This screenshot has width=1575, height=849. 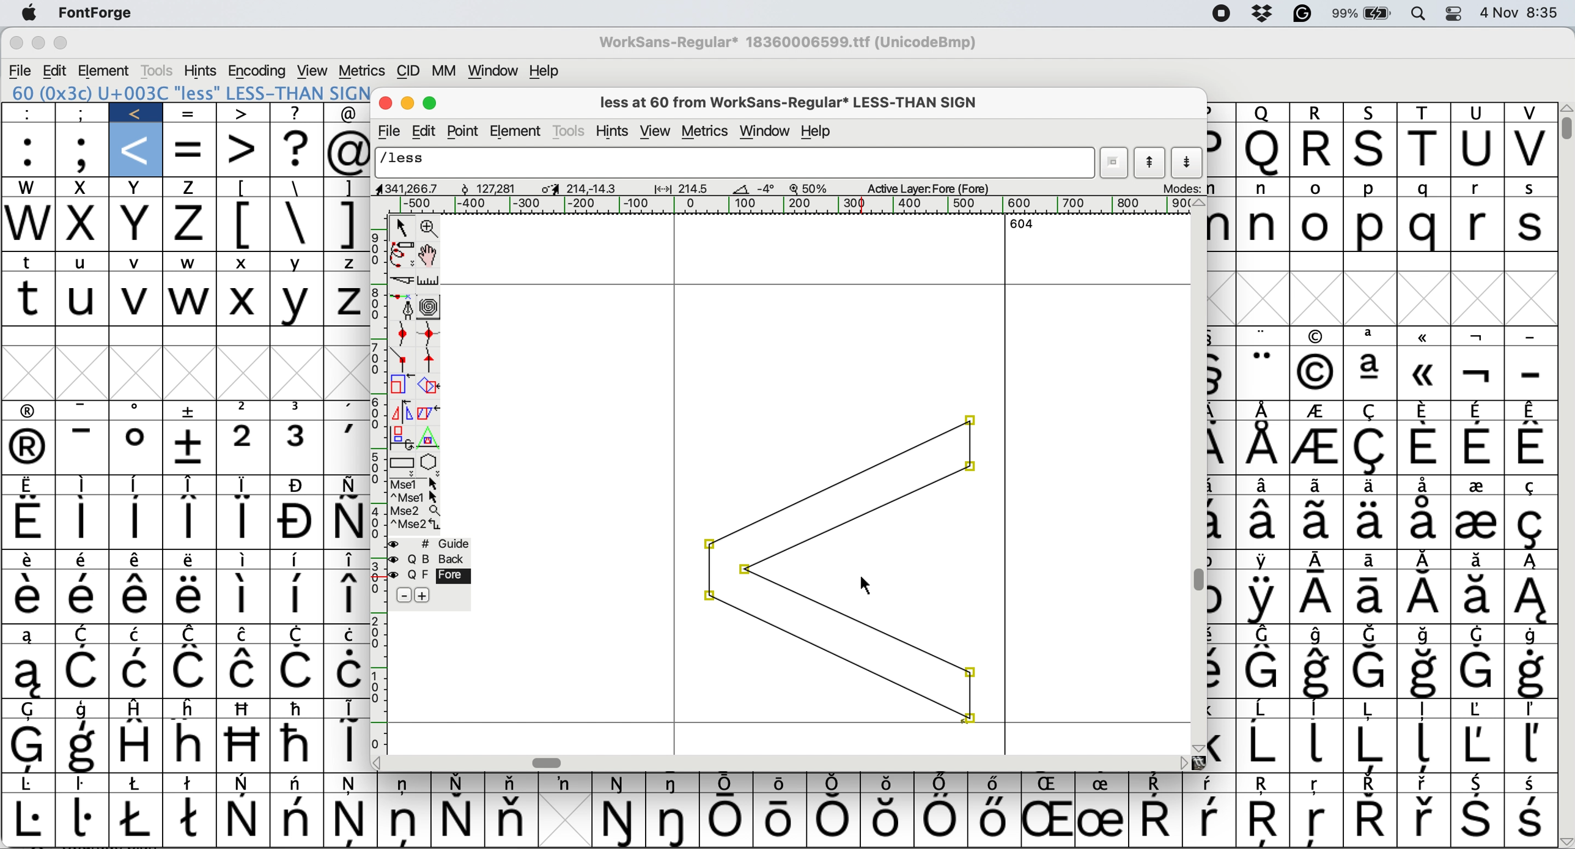 I want to click on Symbol, so click(x=1425, y=560).